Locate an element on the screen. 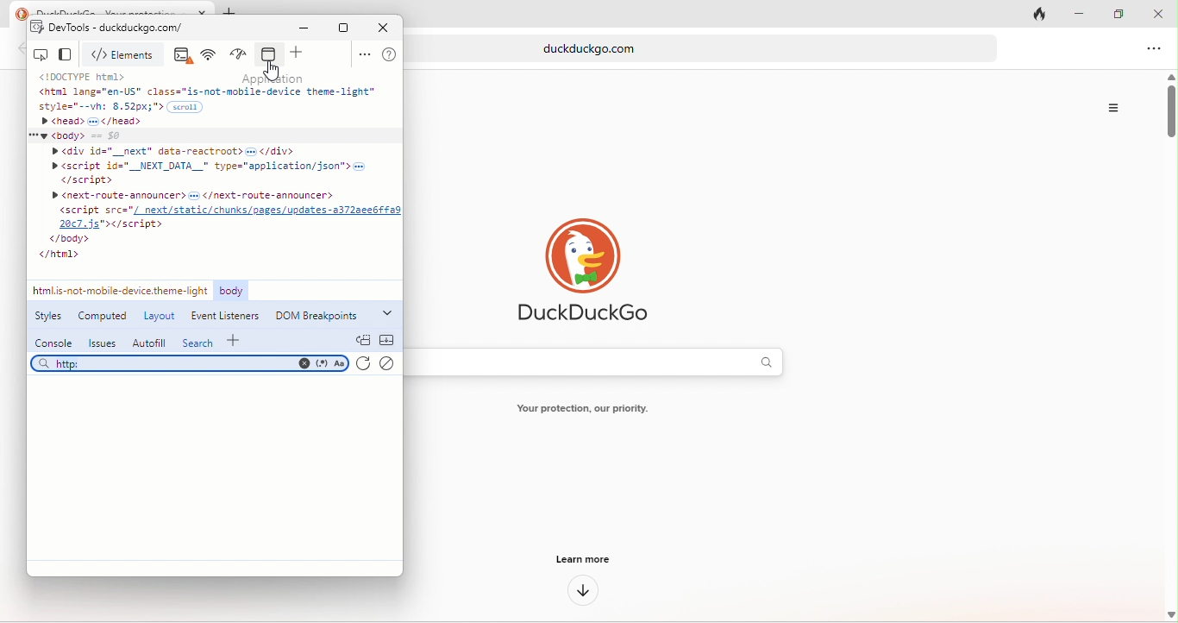 This screenshot has width=1178, height=623. web link is located at coordinates (709, 47).